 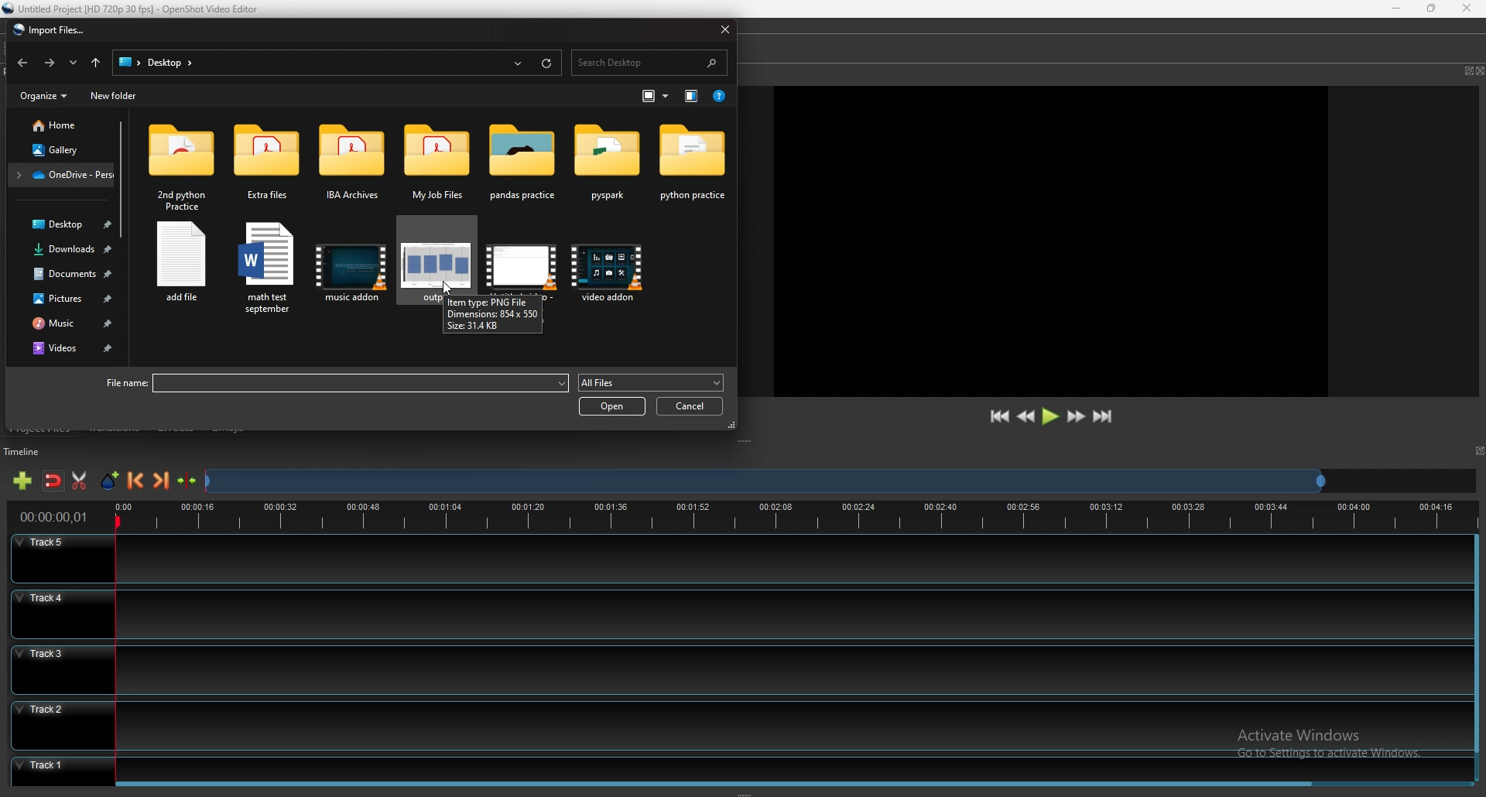 I want to click on upto desktop, so click(x=97, y=63).